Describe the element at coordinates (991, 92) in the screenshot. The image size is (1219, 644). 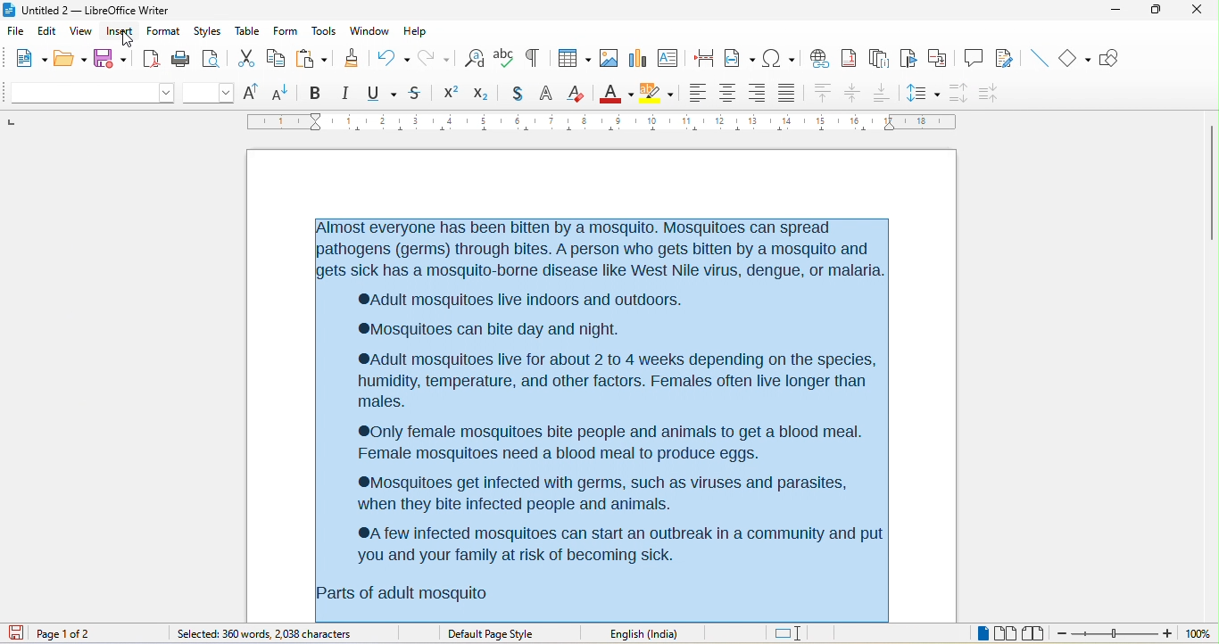
I see `decrease paragraph spacing` at that location.